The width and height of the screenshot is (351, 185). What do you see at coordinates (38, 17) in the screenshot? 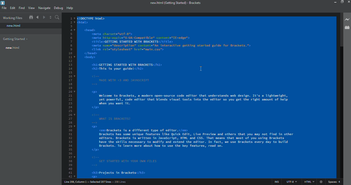
I see `navigate back` at bounding box center [38, 17].